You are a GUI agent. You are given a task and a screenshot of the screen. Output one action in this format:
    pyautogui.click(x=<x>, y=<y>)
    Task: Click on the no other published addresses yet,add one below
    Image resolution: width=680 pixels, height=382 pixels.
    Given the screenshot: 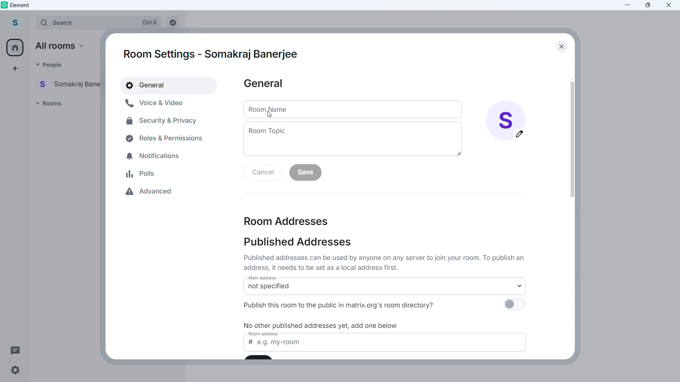 What is the action you would take?
    pyautogui.click(x=323, y=325)
    